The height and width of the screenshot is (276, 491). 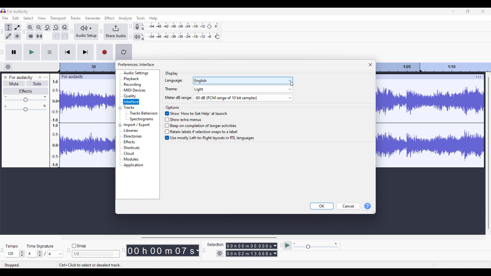 I want to click on Fit project to width, so click(x=56, y=28).